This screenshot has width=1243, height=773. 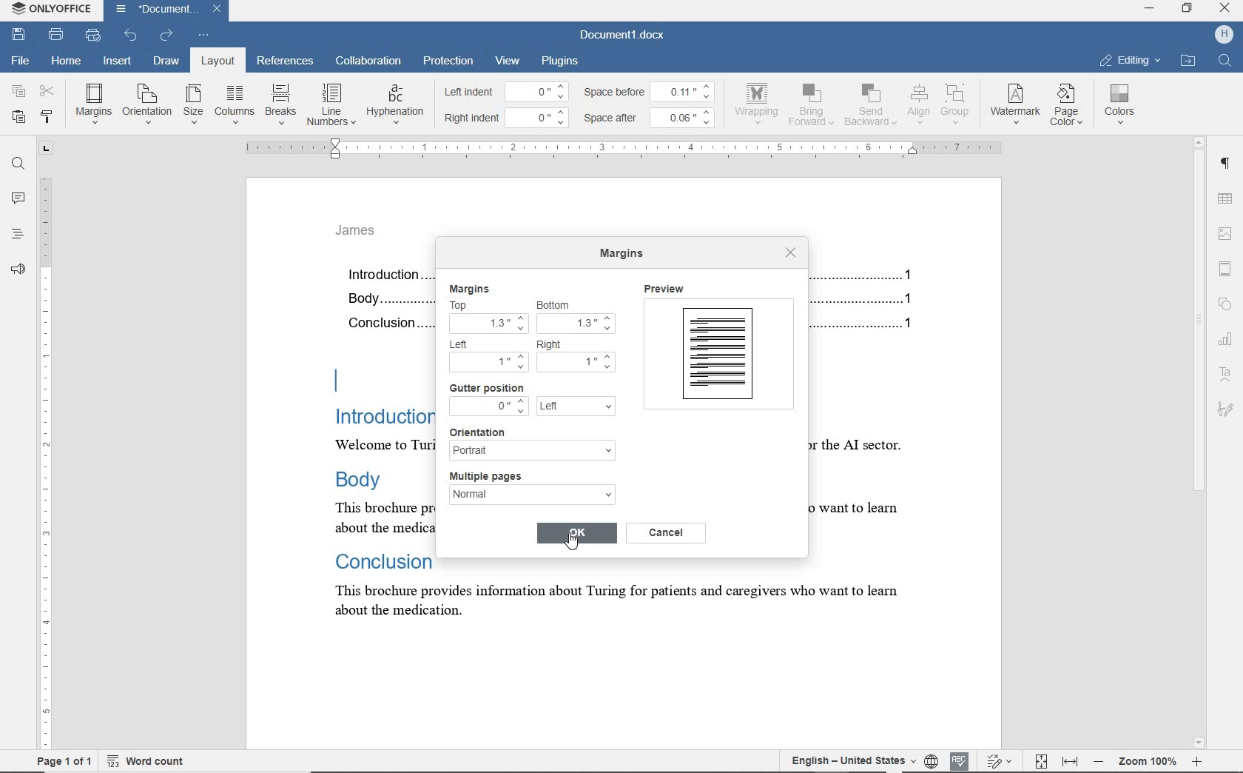 I want to click on quick print, so click(x=94, y=37).